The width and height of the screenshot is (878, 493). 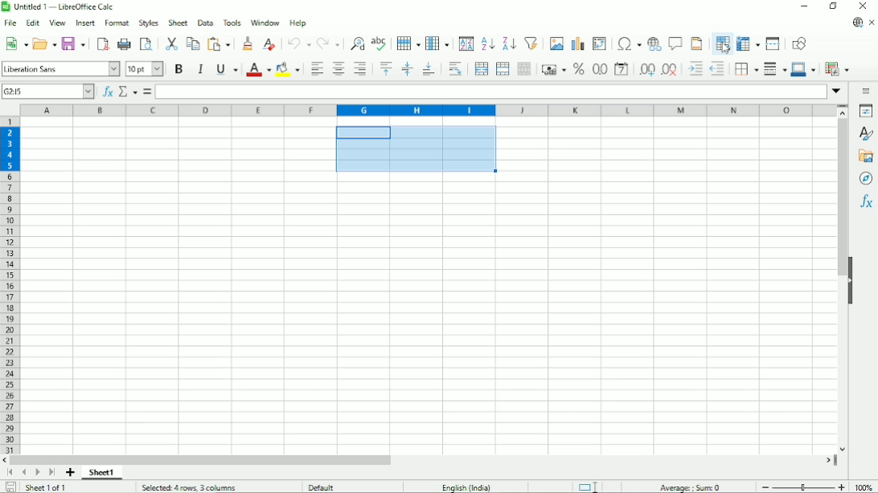 I want to click on Underline, so click(x=226, y=68).